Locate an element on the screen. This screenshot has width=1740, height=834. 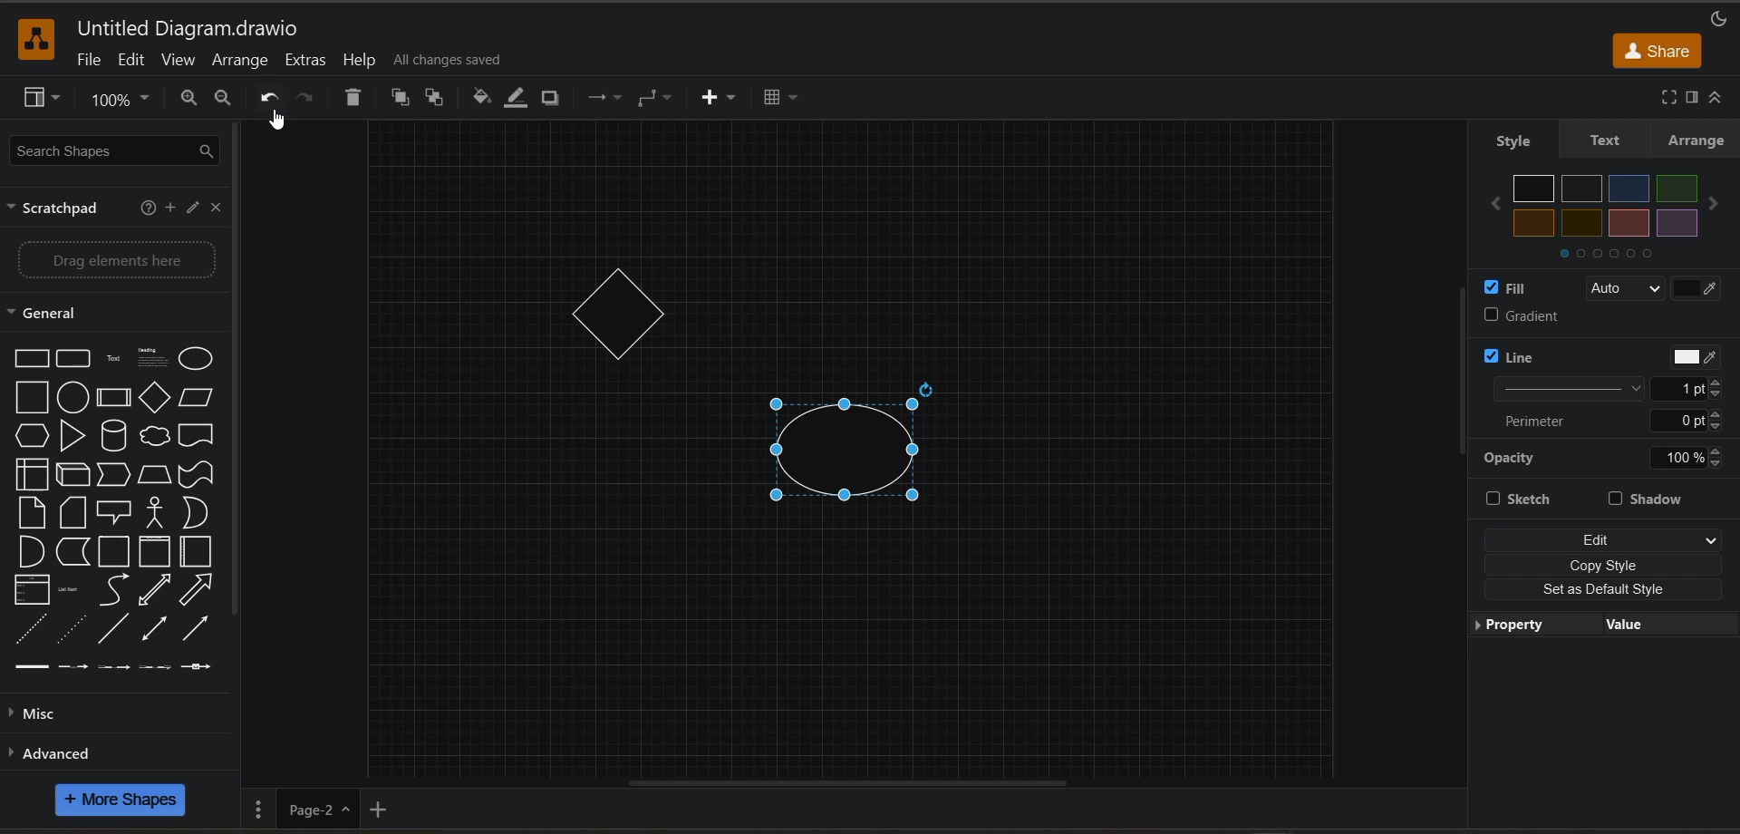
horizontal scroll bar is located at coordinates (884, 784).